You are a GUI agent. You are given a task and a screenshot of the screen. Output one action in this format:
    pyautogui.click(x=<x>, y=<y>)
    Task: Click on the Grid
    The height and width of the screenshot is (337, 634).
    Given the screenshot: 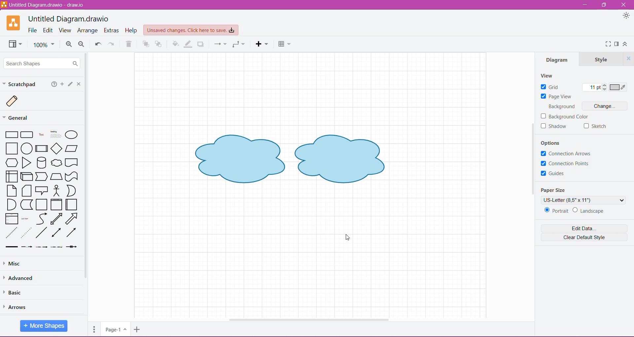 What is the action you would take?
    pyautogui.click(x=551, y=87)
    